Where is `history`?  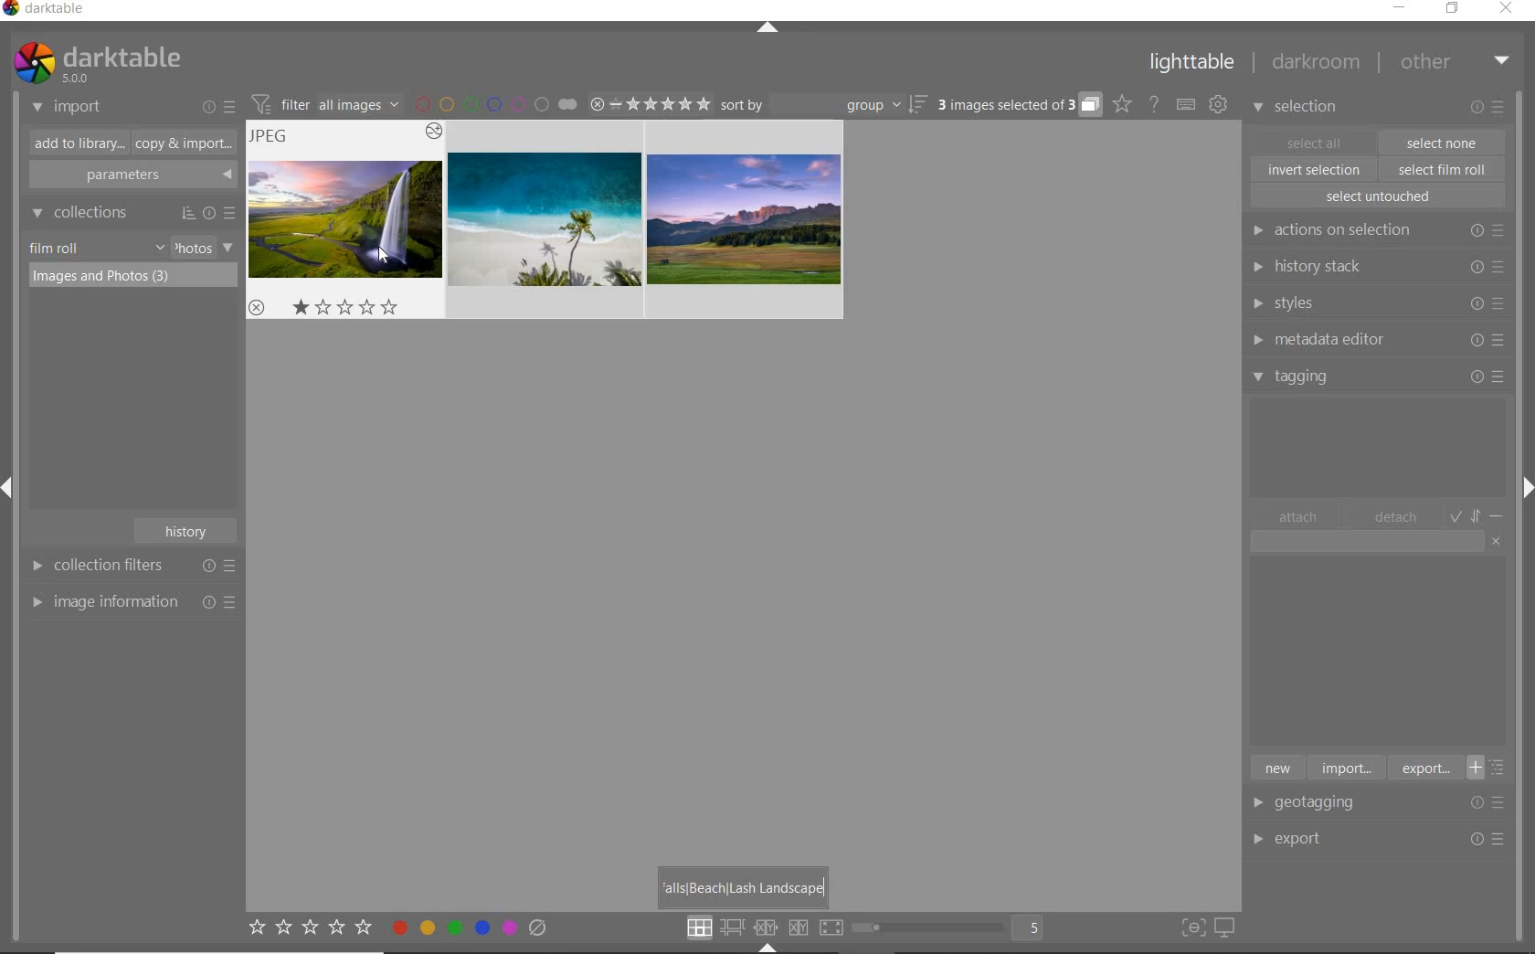 history is located at coordinates (188, 529).